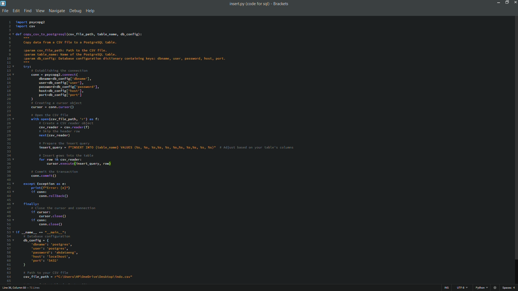  Describe the element at coordinates (5, 11) in the screenshot. I see `file menu` at that location.